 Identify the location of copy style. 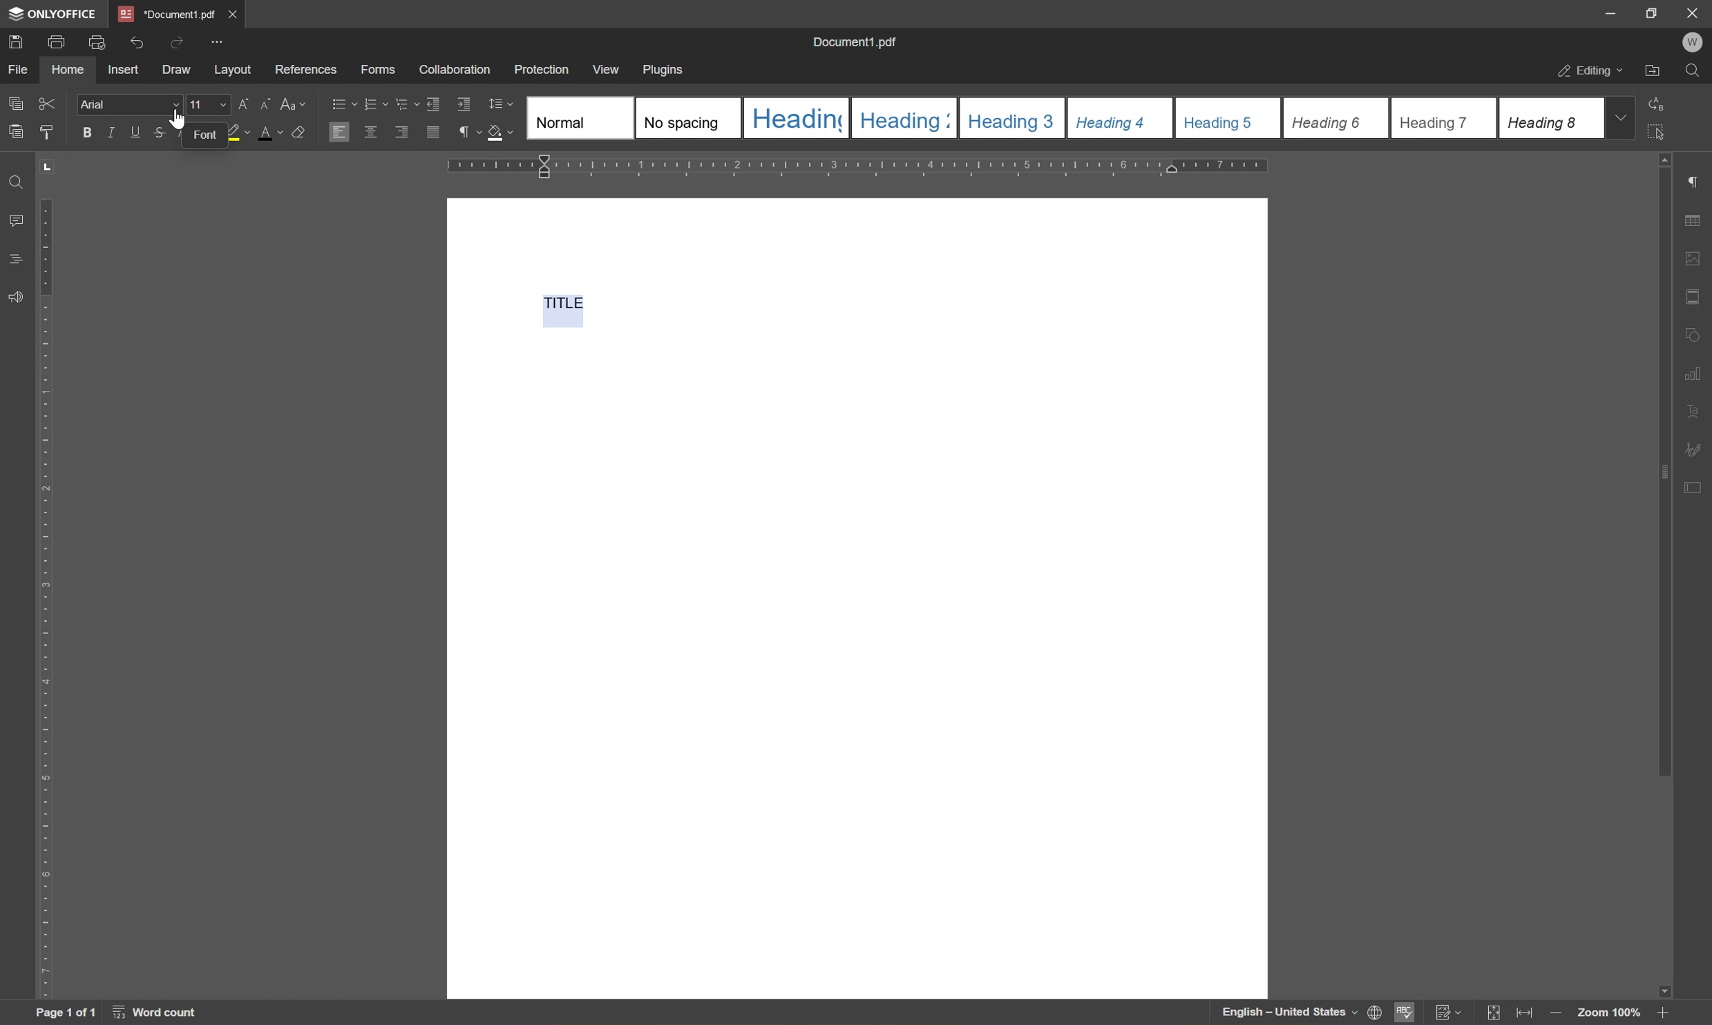
(48, 130).